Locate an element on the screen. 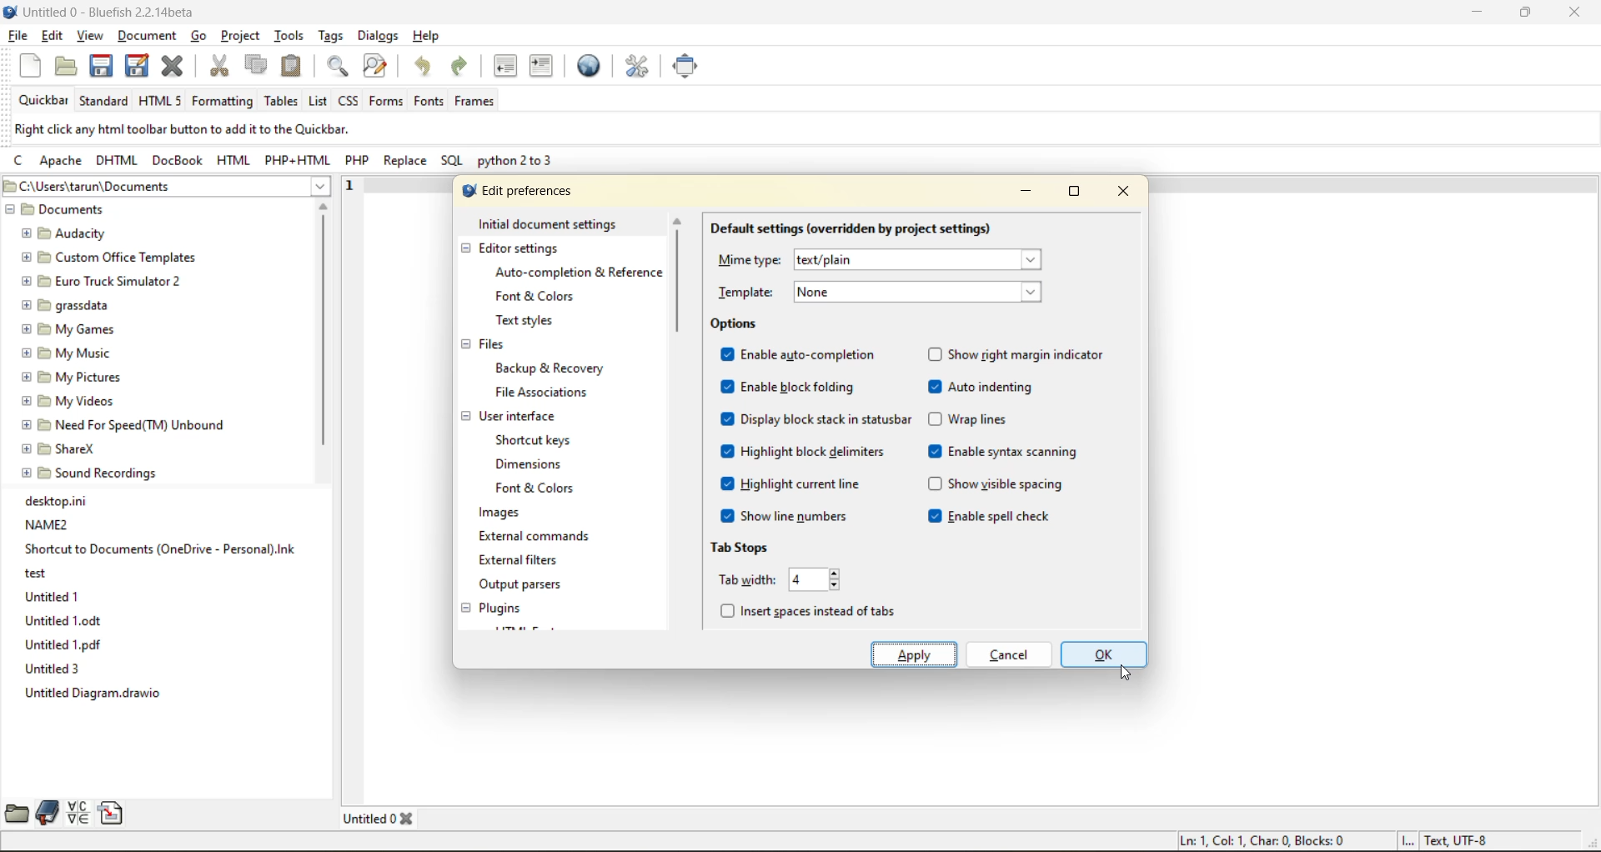 The image size is (1601, 852). BE Audacity is located at coordinates (68, 232).